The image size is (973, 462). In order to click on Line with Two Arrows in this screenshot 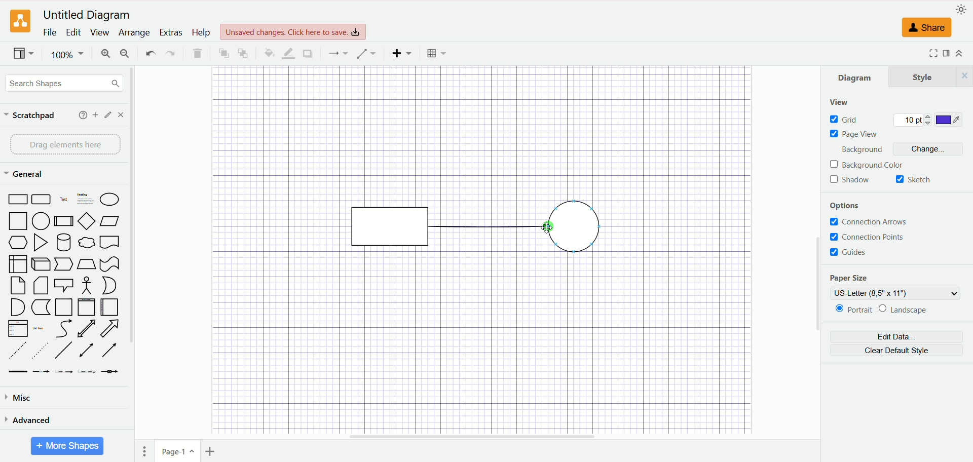, I will do `click(88, 351)`.